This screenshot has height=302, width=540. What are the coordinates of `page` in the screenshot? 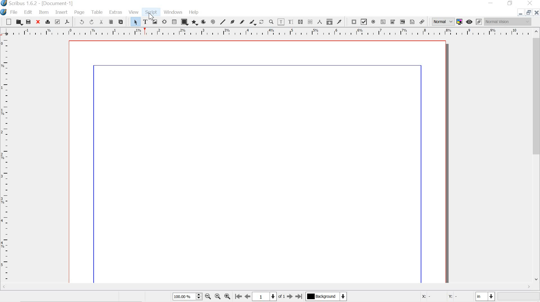 It's located at (81, 12).